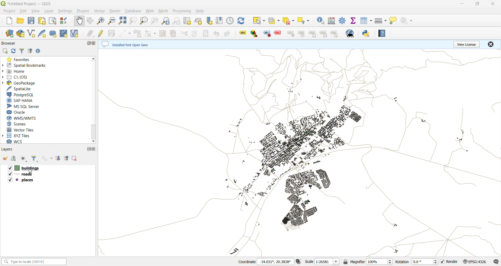 The image size is (501, 266). What do you see at coordinates (323, 262) in the screenshot?
I see `scale` at bounding box center [323, 262].